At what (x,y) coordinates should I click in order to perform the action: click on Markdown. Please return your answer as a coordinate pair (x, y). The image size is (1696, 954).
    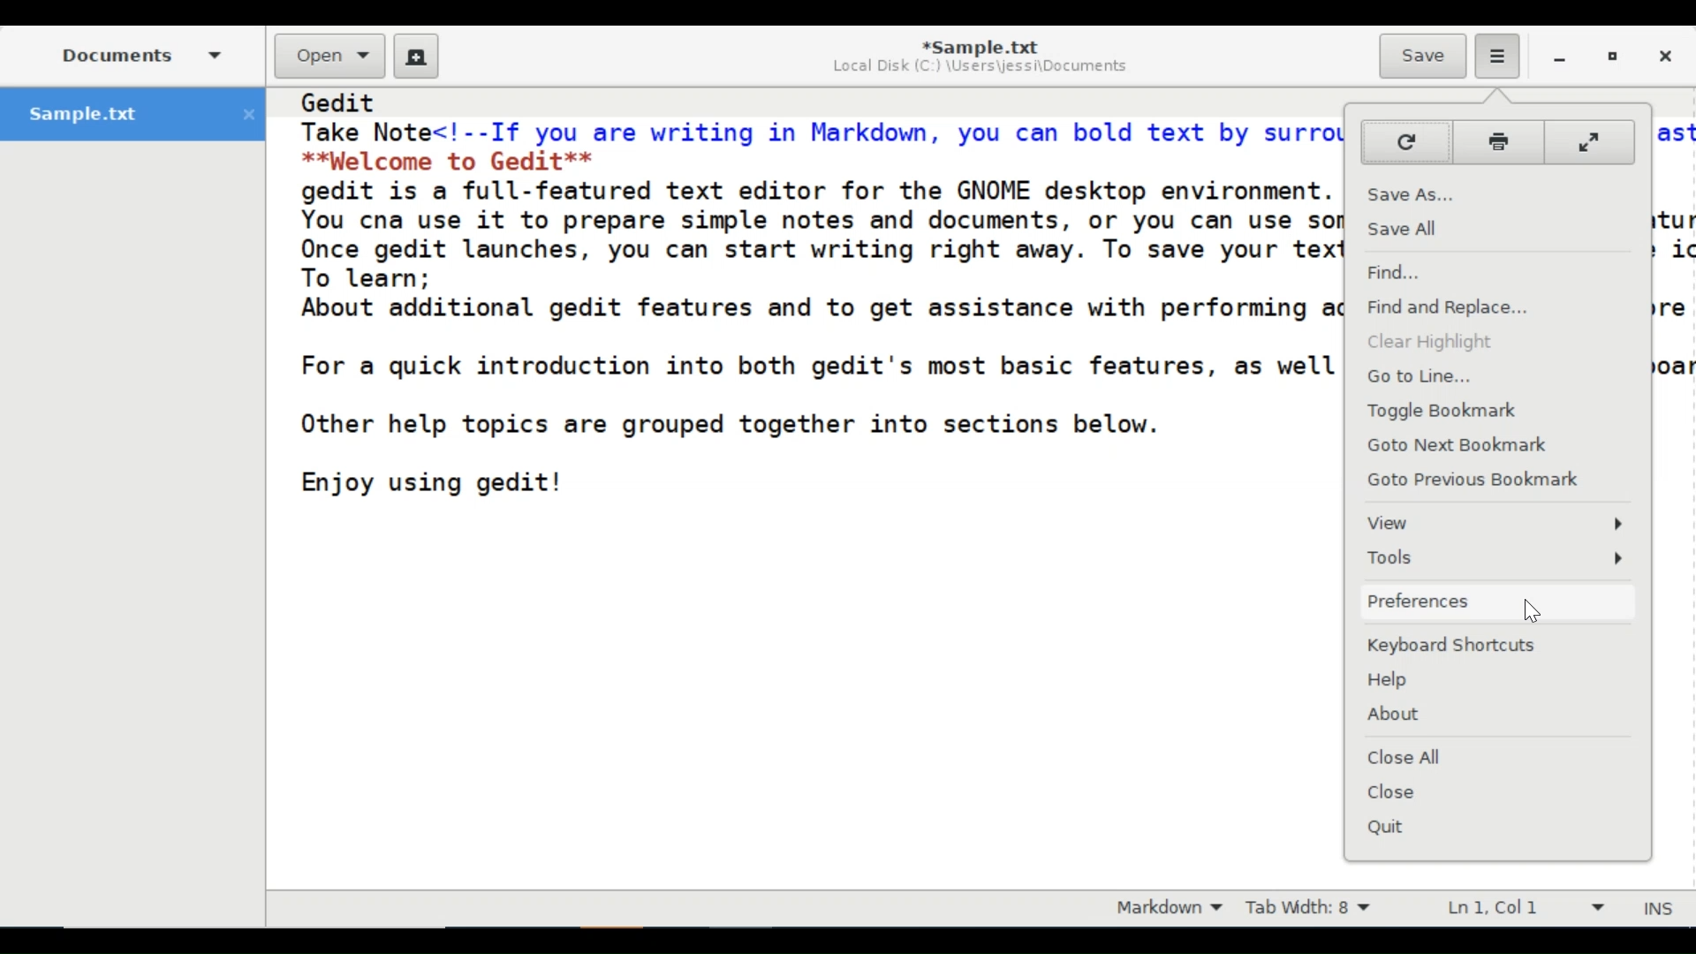
    Looking at the image, I should click on (1170, 908).